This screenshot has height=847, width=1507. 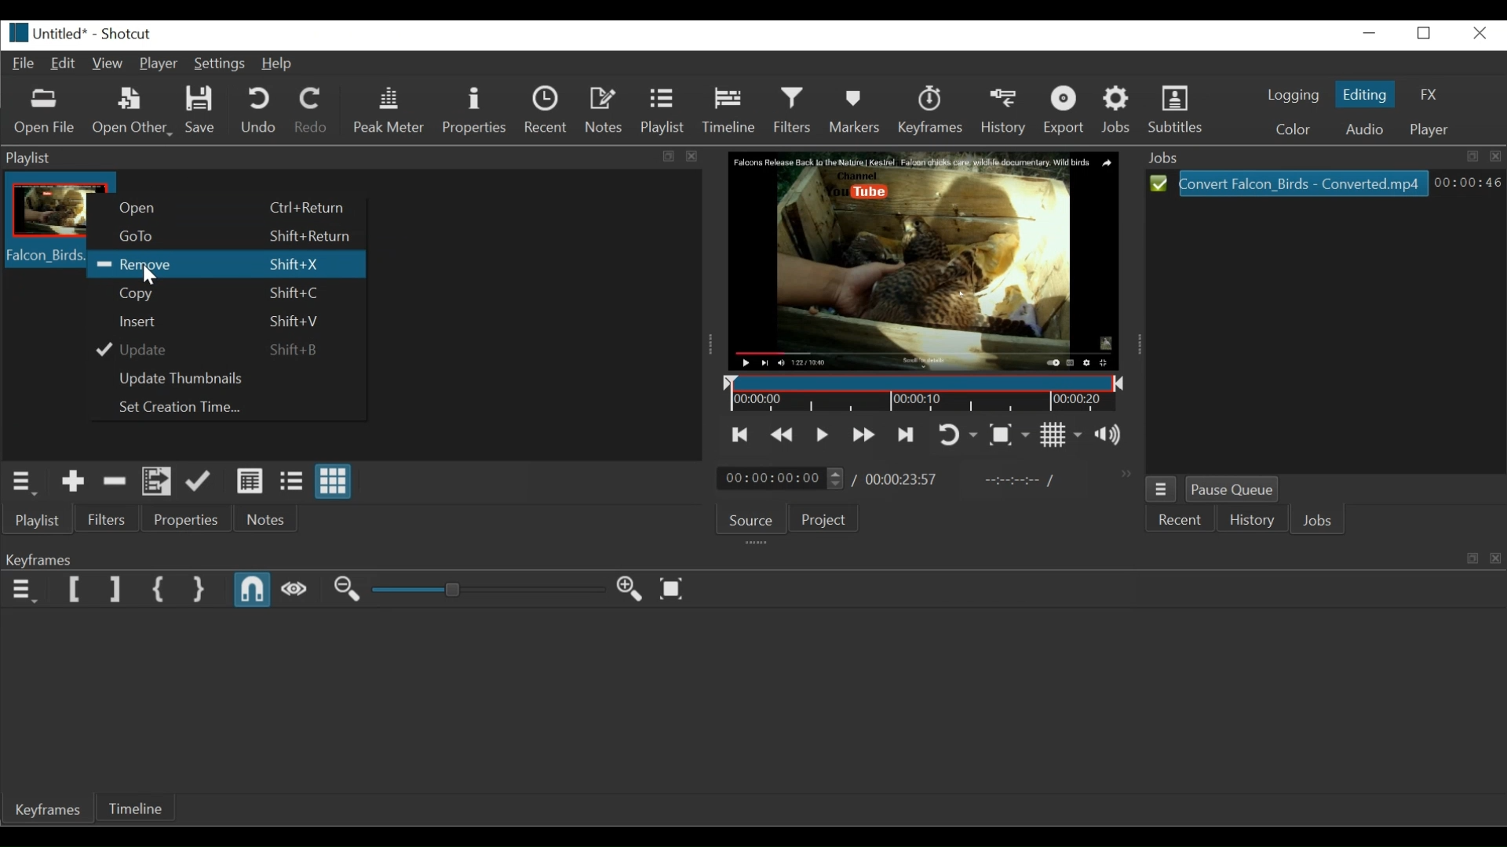 What do you see at coordinates (279, 64) in the screenshot?
I see `Help` at bounding box center [279, 64].